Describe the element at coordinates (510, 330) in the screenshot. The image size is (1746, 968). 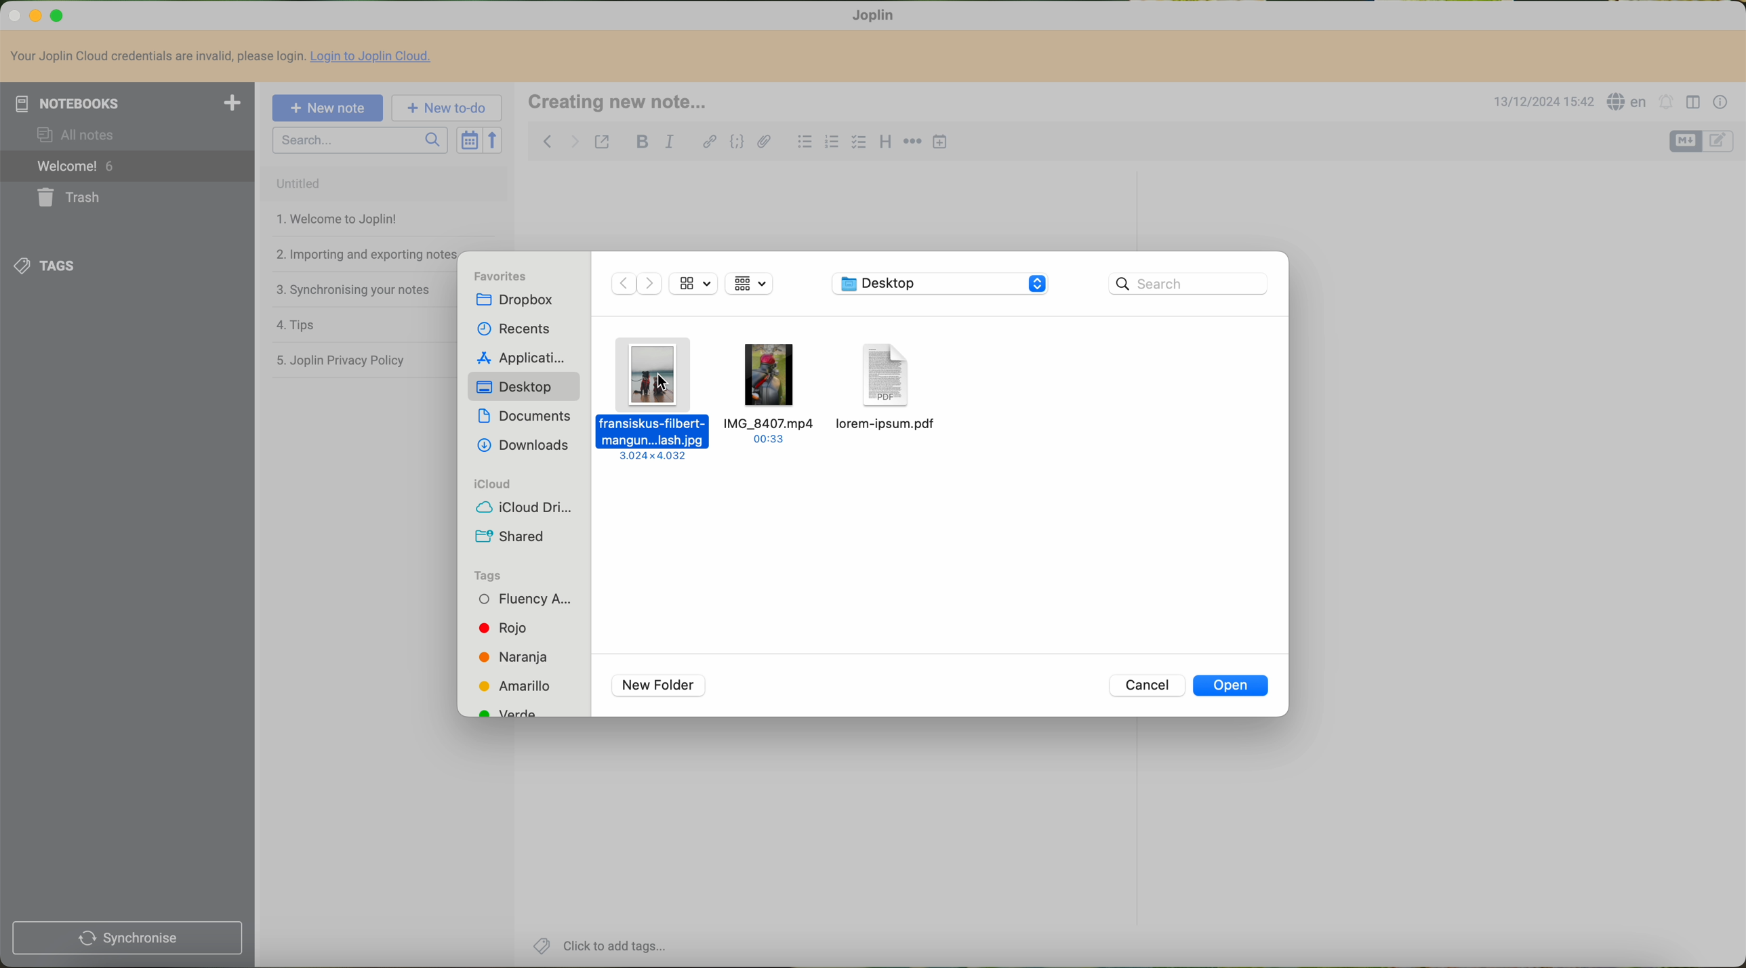
I see `recents` at that location.